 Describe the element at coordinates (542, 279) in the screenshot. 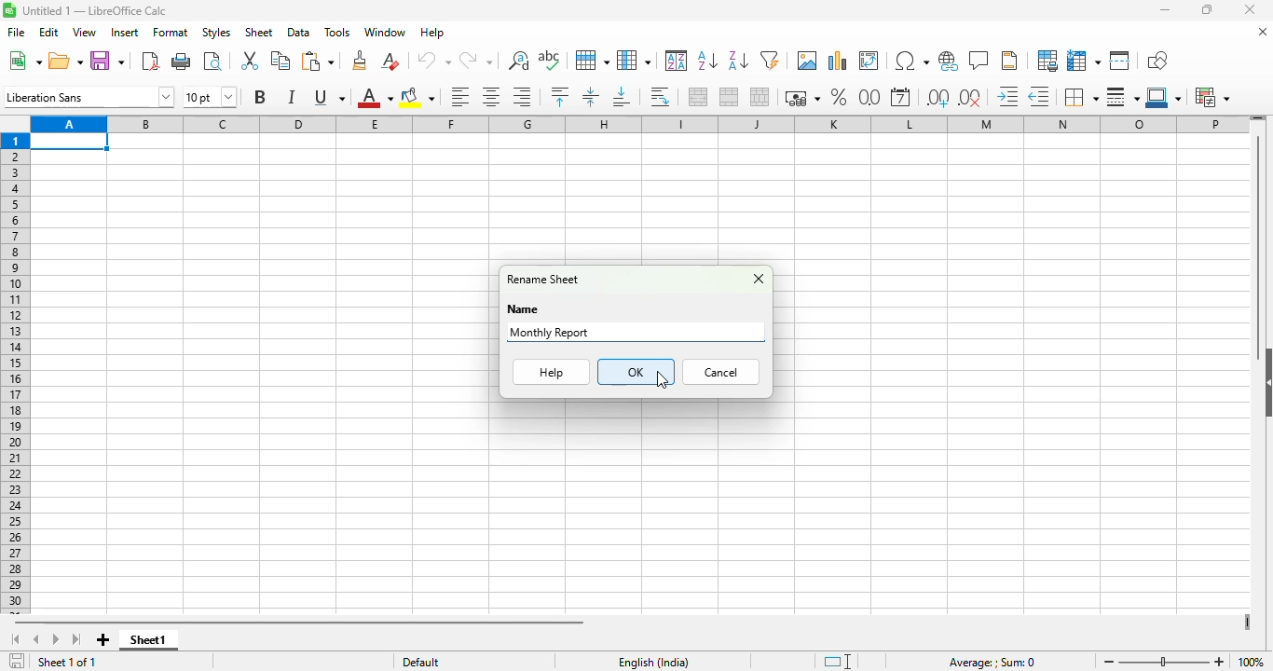

I see `rename sheet` at that location.